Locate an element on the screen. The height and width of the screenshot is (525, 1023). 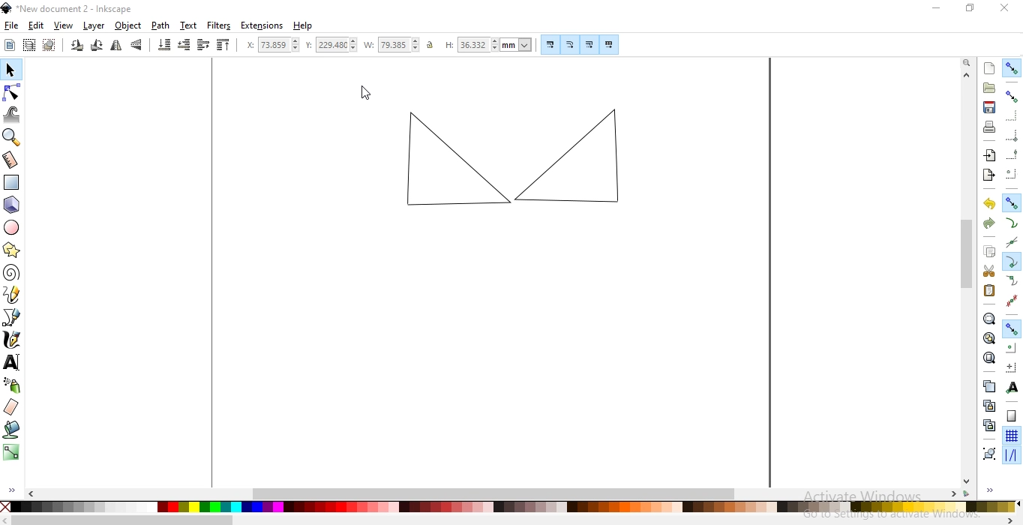
objects is located at coordinates (130, 25).